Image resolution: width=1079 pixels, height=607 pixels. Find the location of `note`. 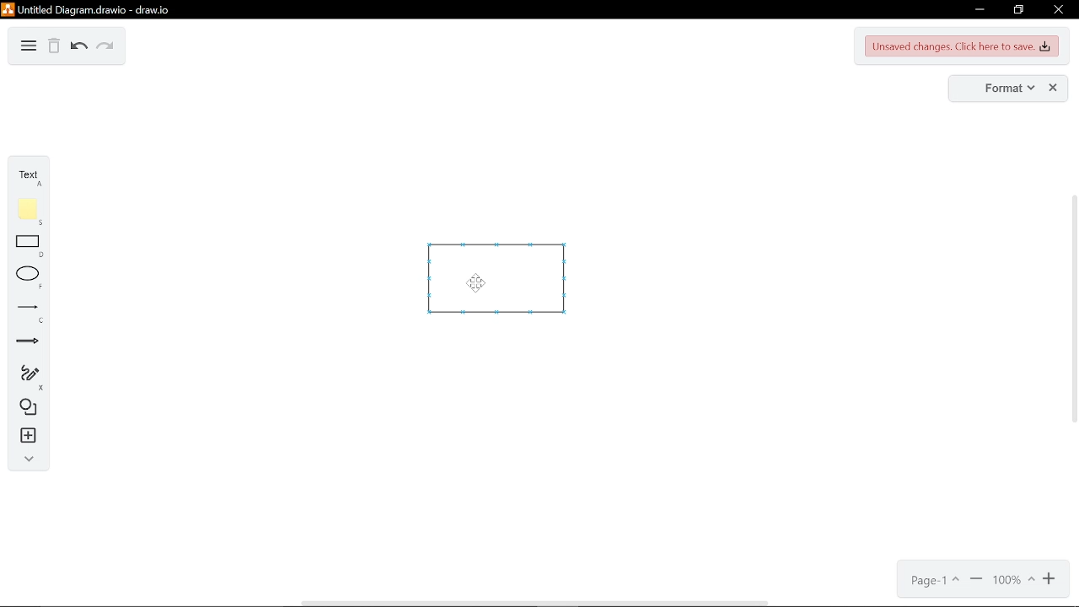

note is located at coordinates (31, 212).